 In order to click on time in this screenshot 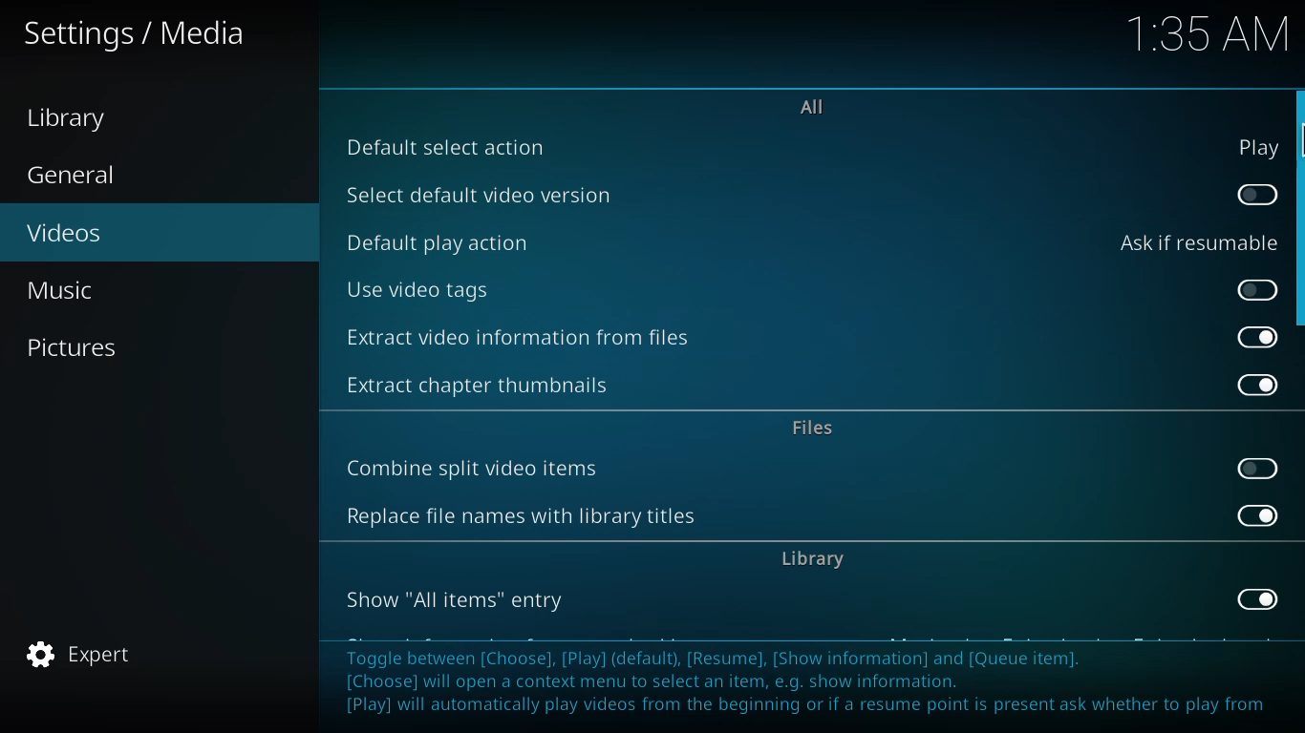, I will do `click(1208, 31)`.